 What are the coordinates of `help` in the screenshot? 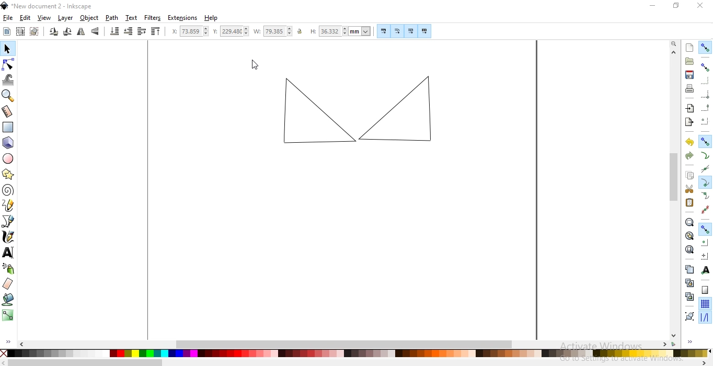 It's located at (213, 18).